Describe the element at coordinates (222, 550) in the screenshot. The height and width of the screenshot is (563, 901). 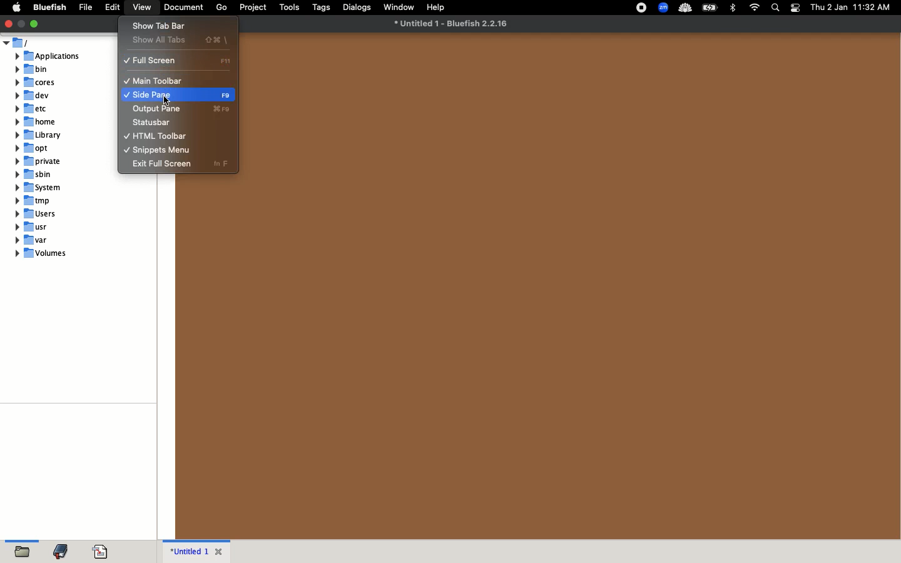
I see `close` at that location.